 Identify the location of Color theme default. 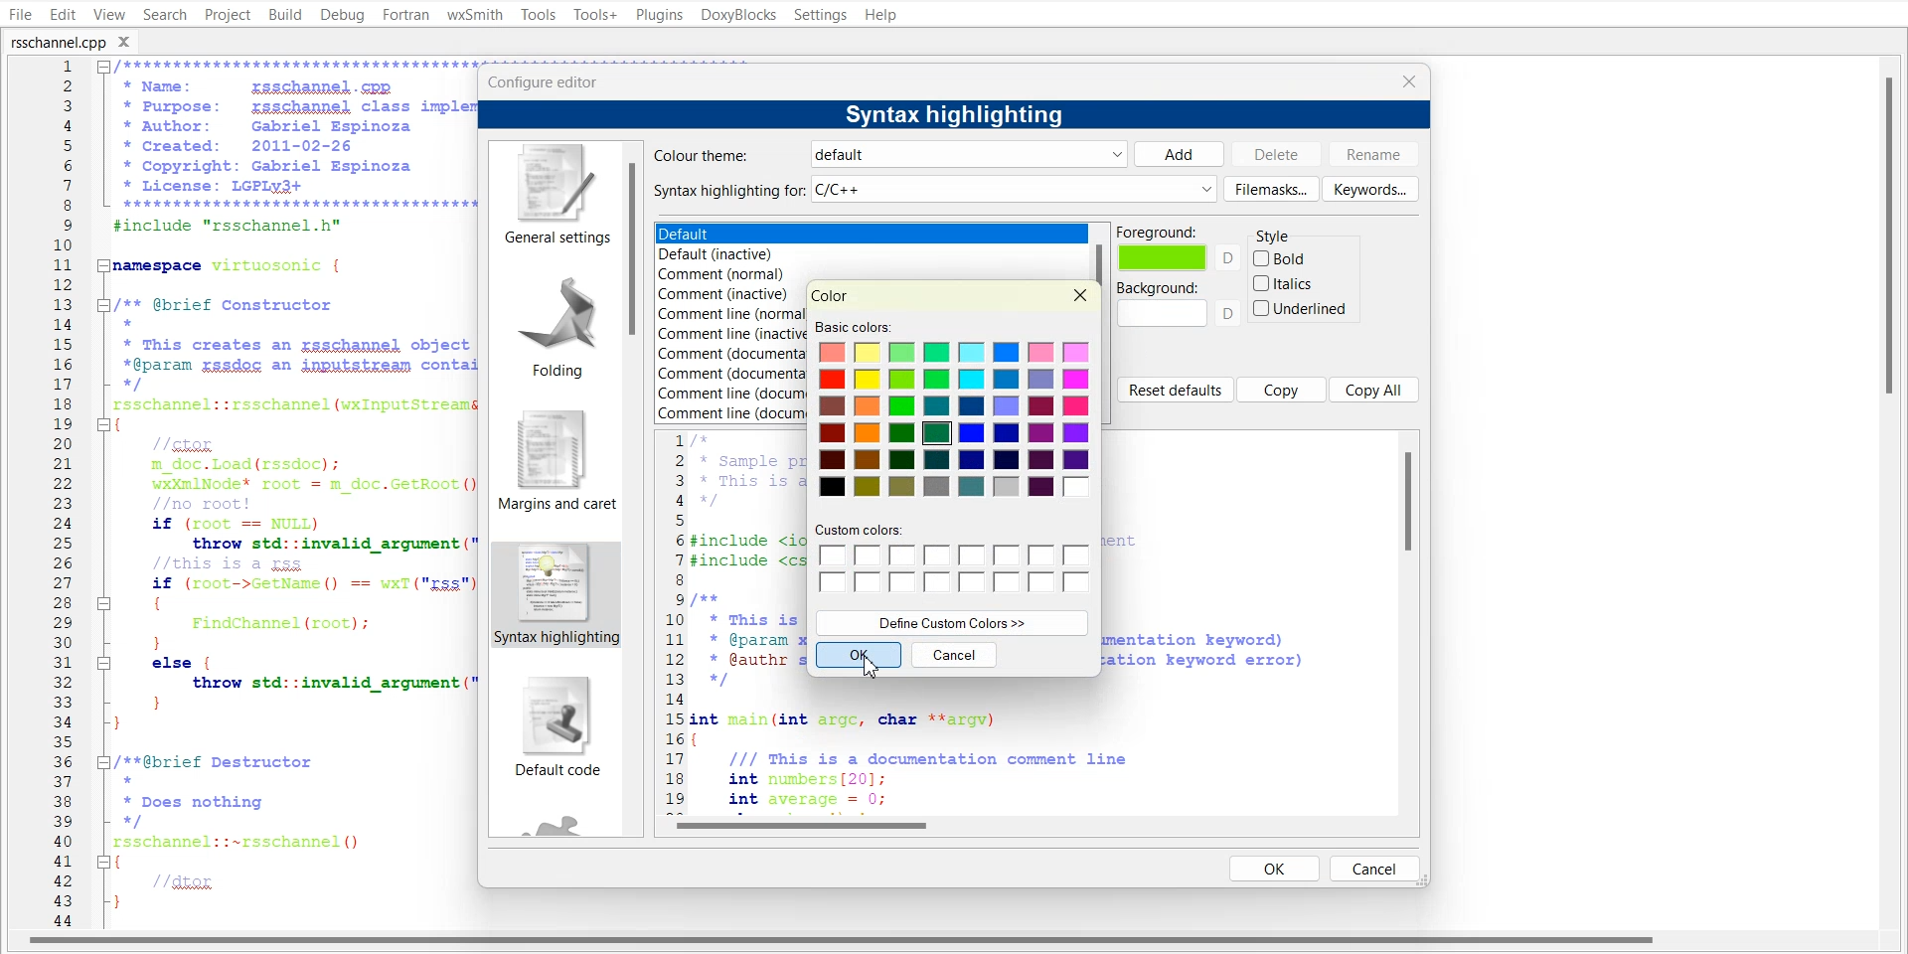
(885, 154).